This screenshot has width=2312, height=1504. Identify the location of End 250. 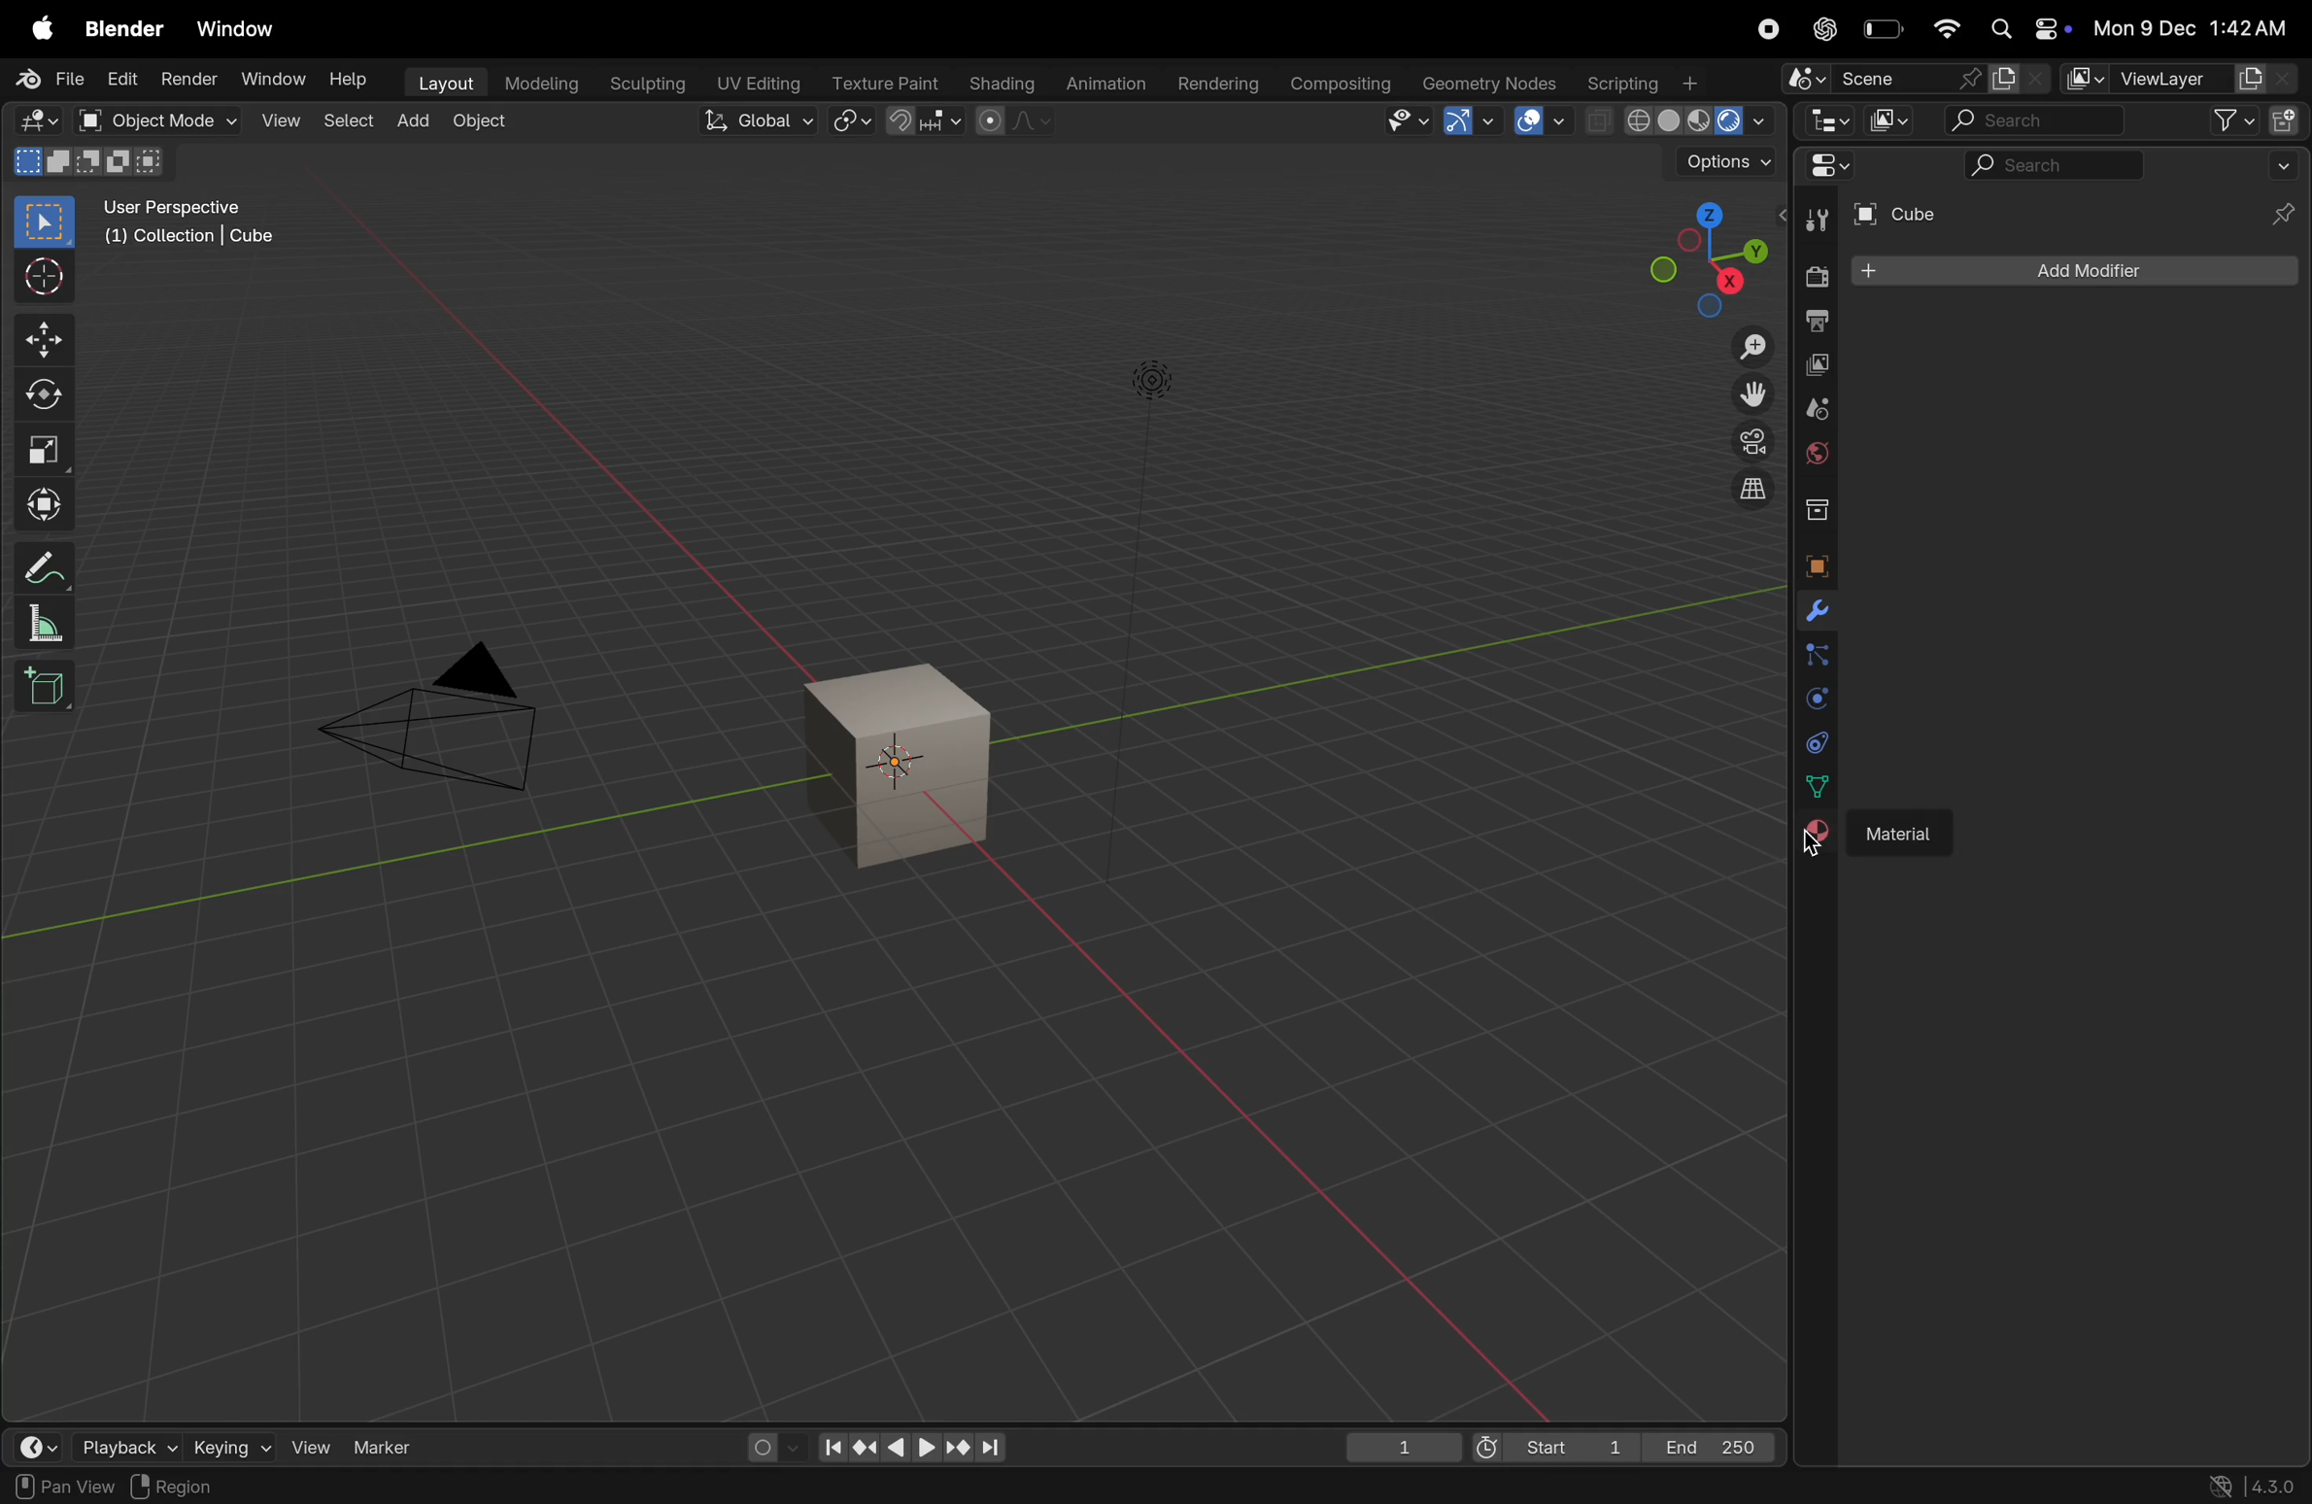
(1710, 1447).